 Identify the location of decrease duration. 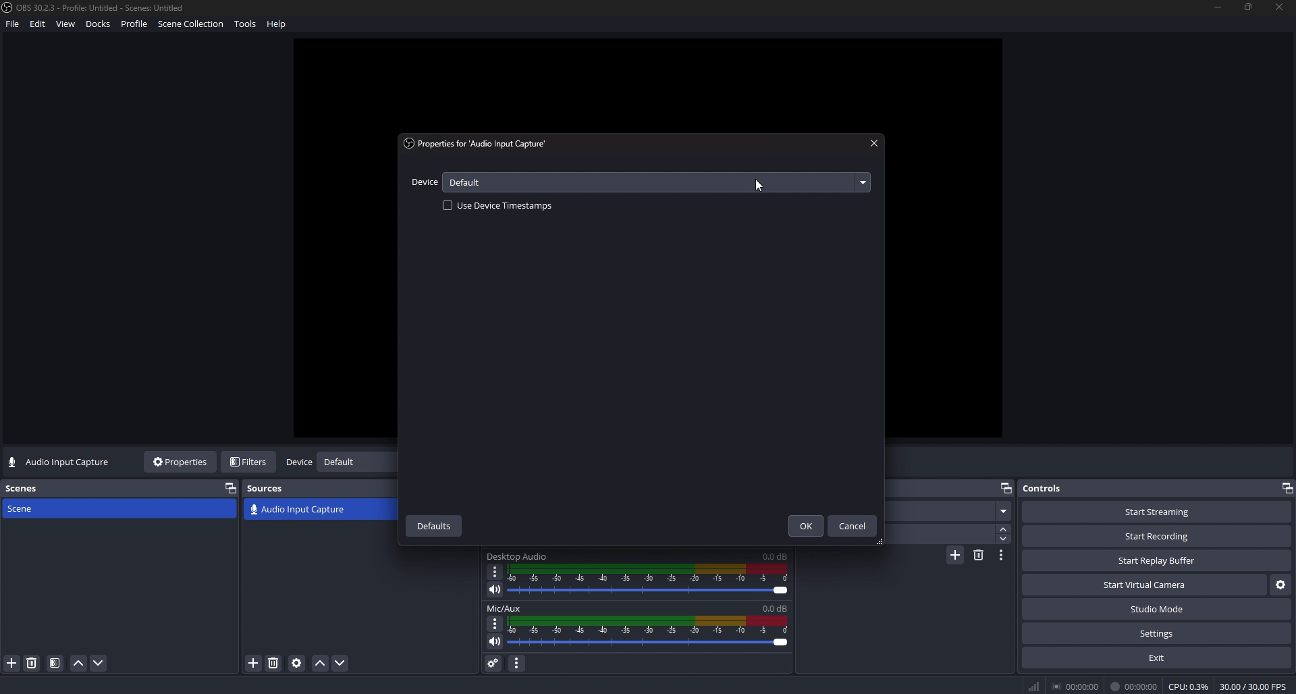
(1004, 539).